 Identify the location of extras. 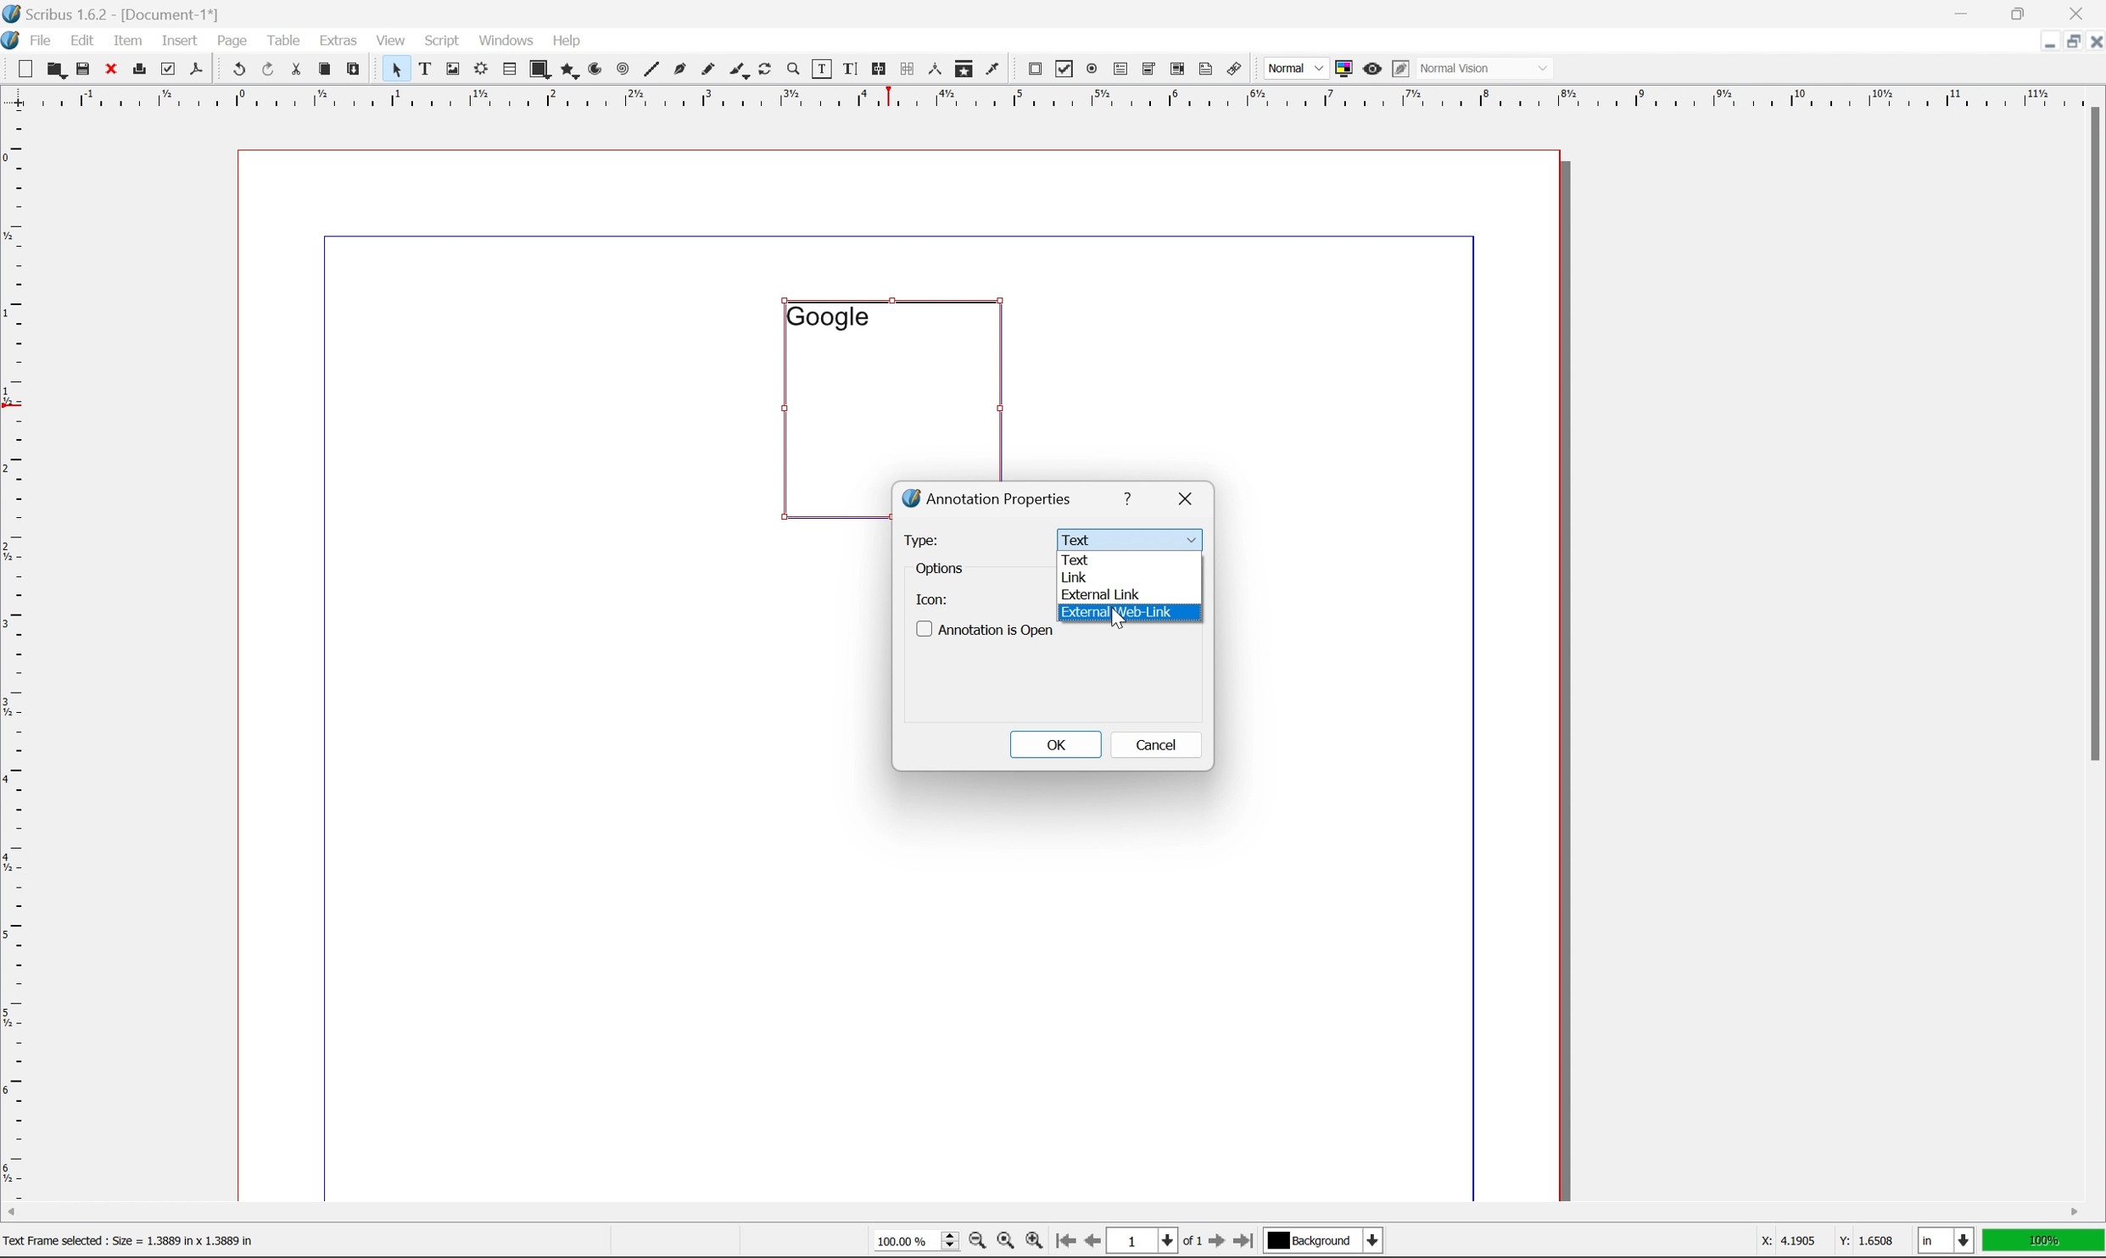
(342, 40).